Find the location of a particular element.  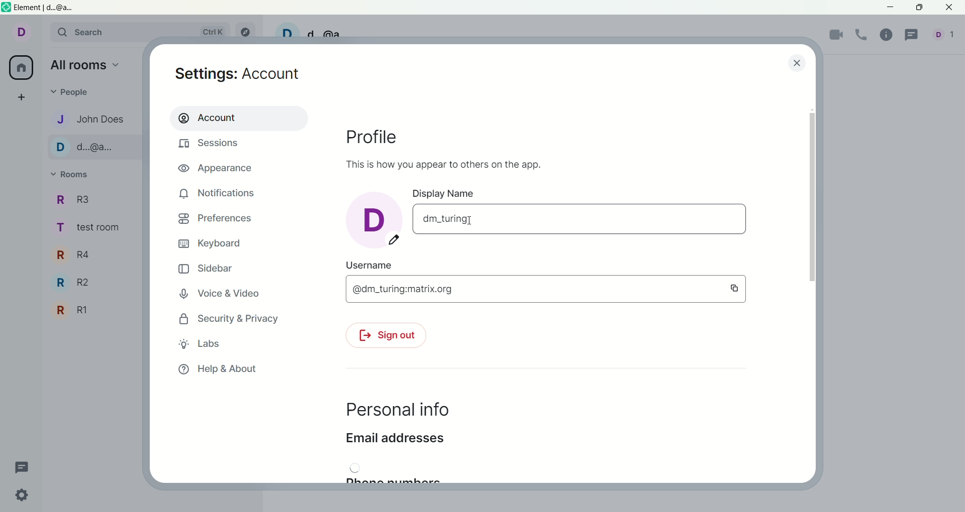

profile is located at coordinates (377, 135).